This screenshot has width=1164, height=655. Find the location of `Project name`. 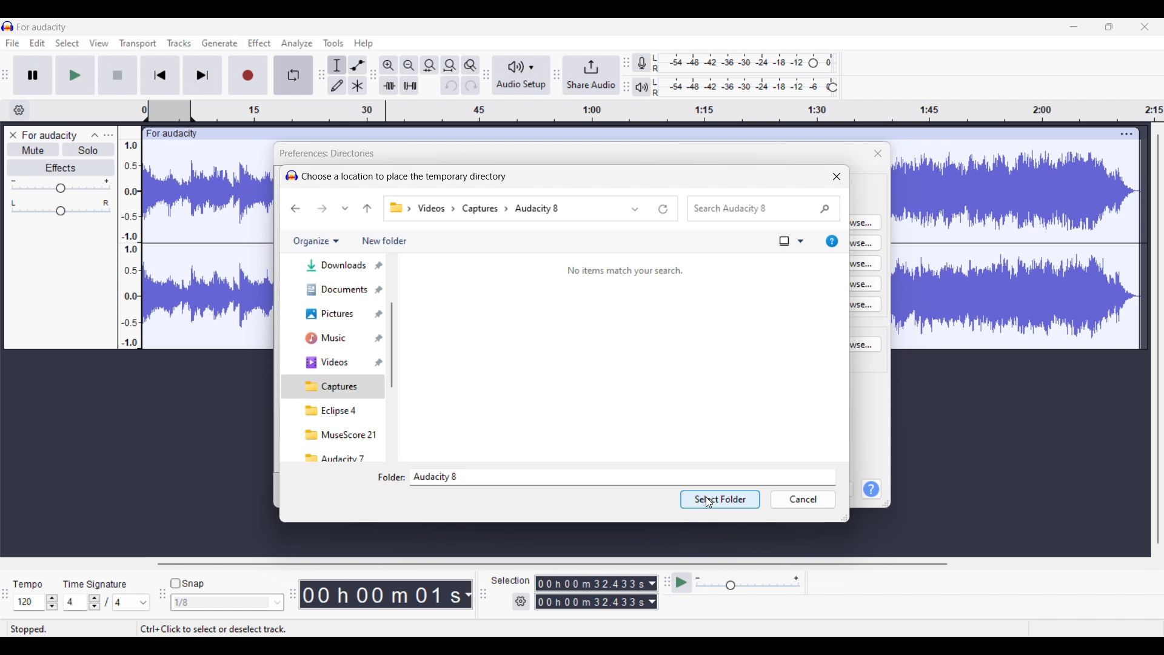

Project name is located at coordinates (170, 134).